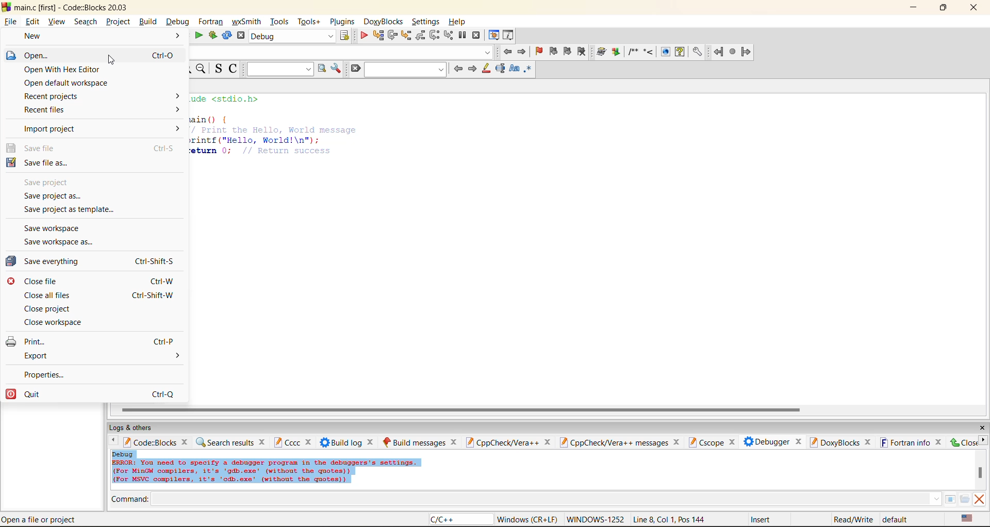 The width and height of the screenshot is (990, 527). What do you see at coordinates (523, 51) in the screenshot?
I see `jump forward` at bounding box center [523, 51].